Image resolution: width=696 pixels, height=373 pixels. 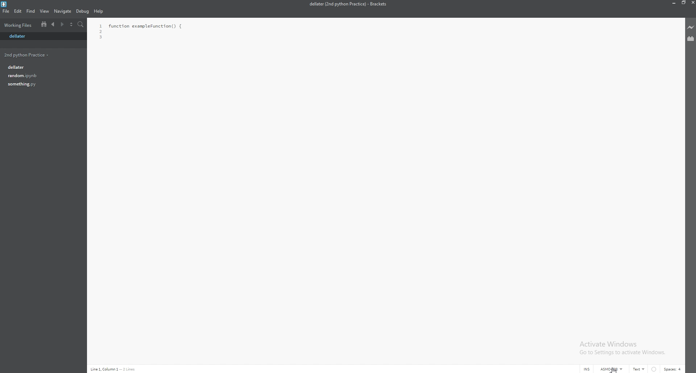 What do you see at coordinates (62, 25) in the screenshot?
I see `next` at bounding box center [62, 25].